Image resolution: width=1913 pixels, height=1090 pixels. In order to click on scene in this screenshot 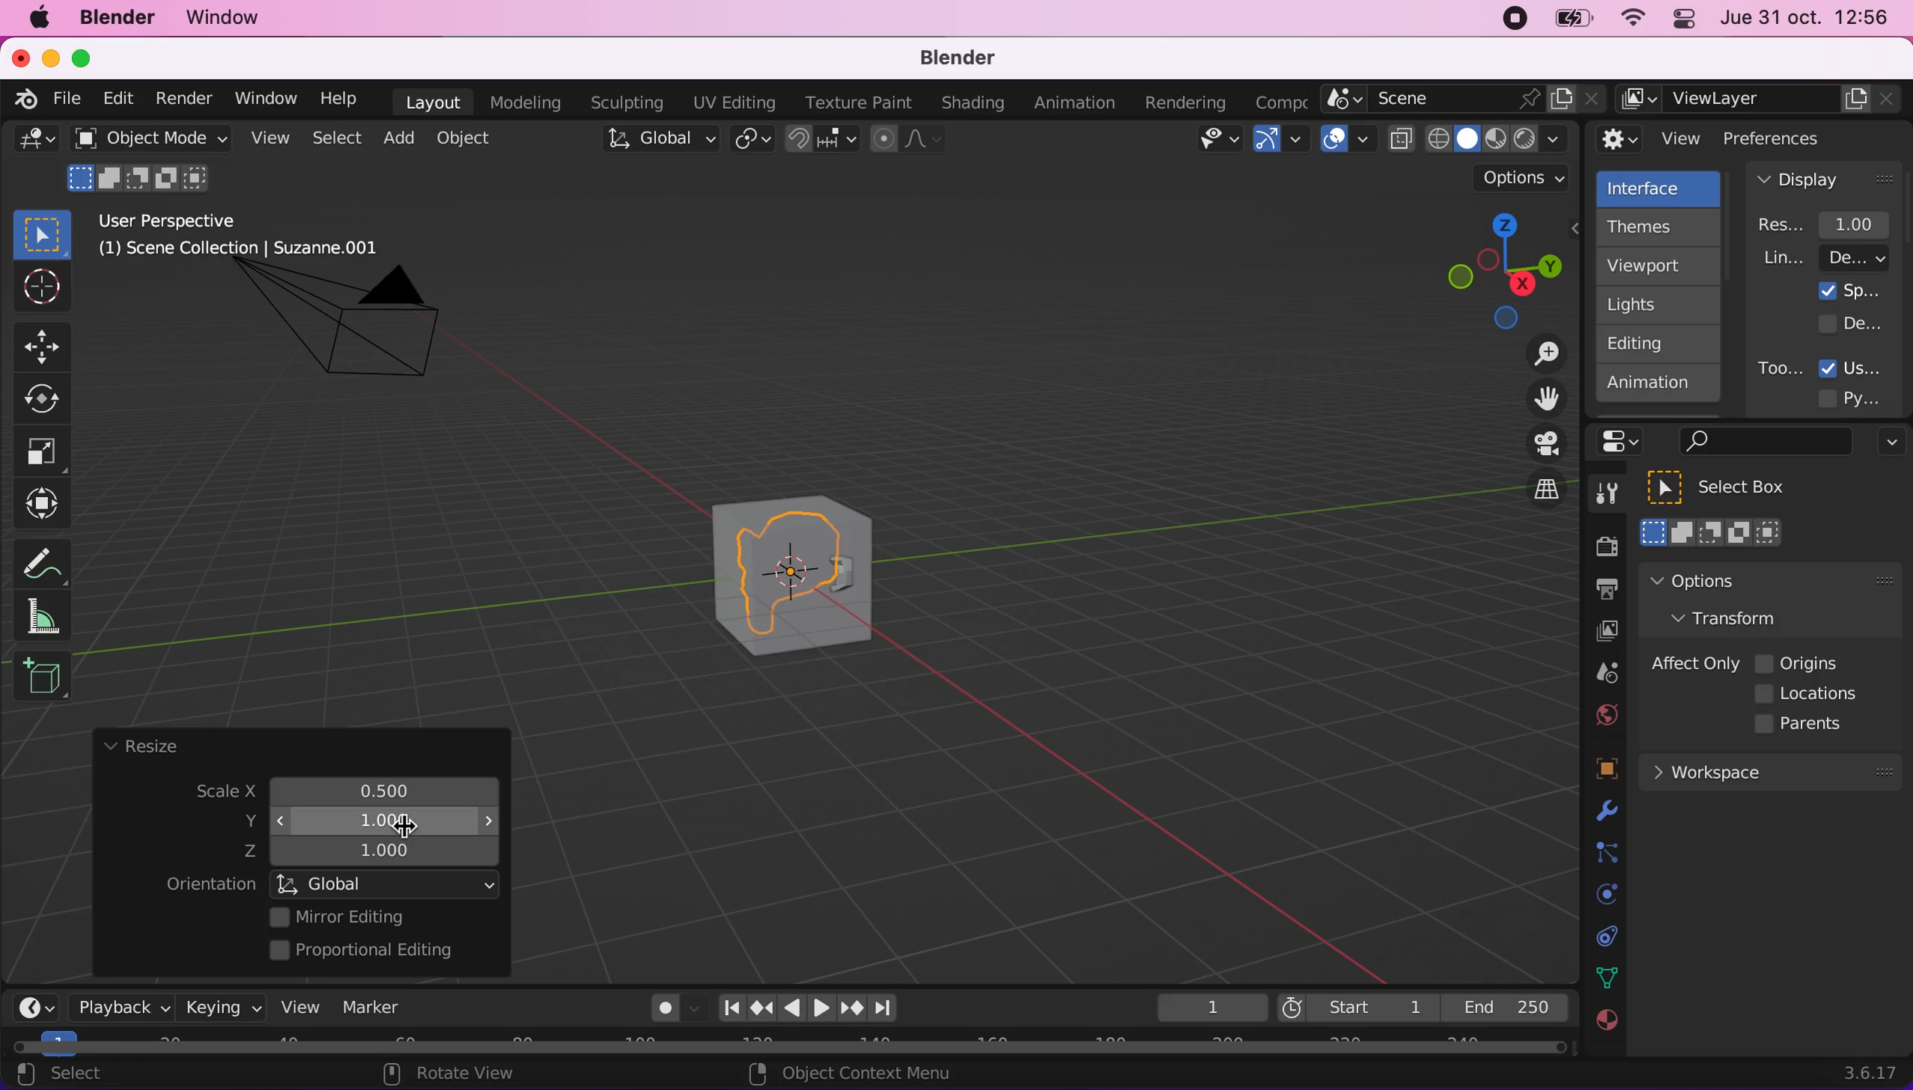, I will do `click(1464, 100)`.